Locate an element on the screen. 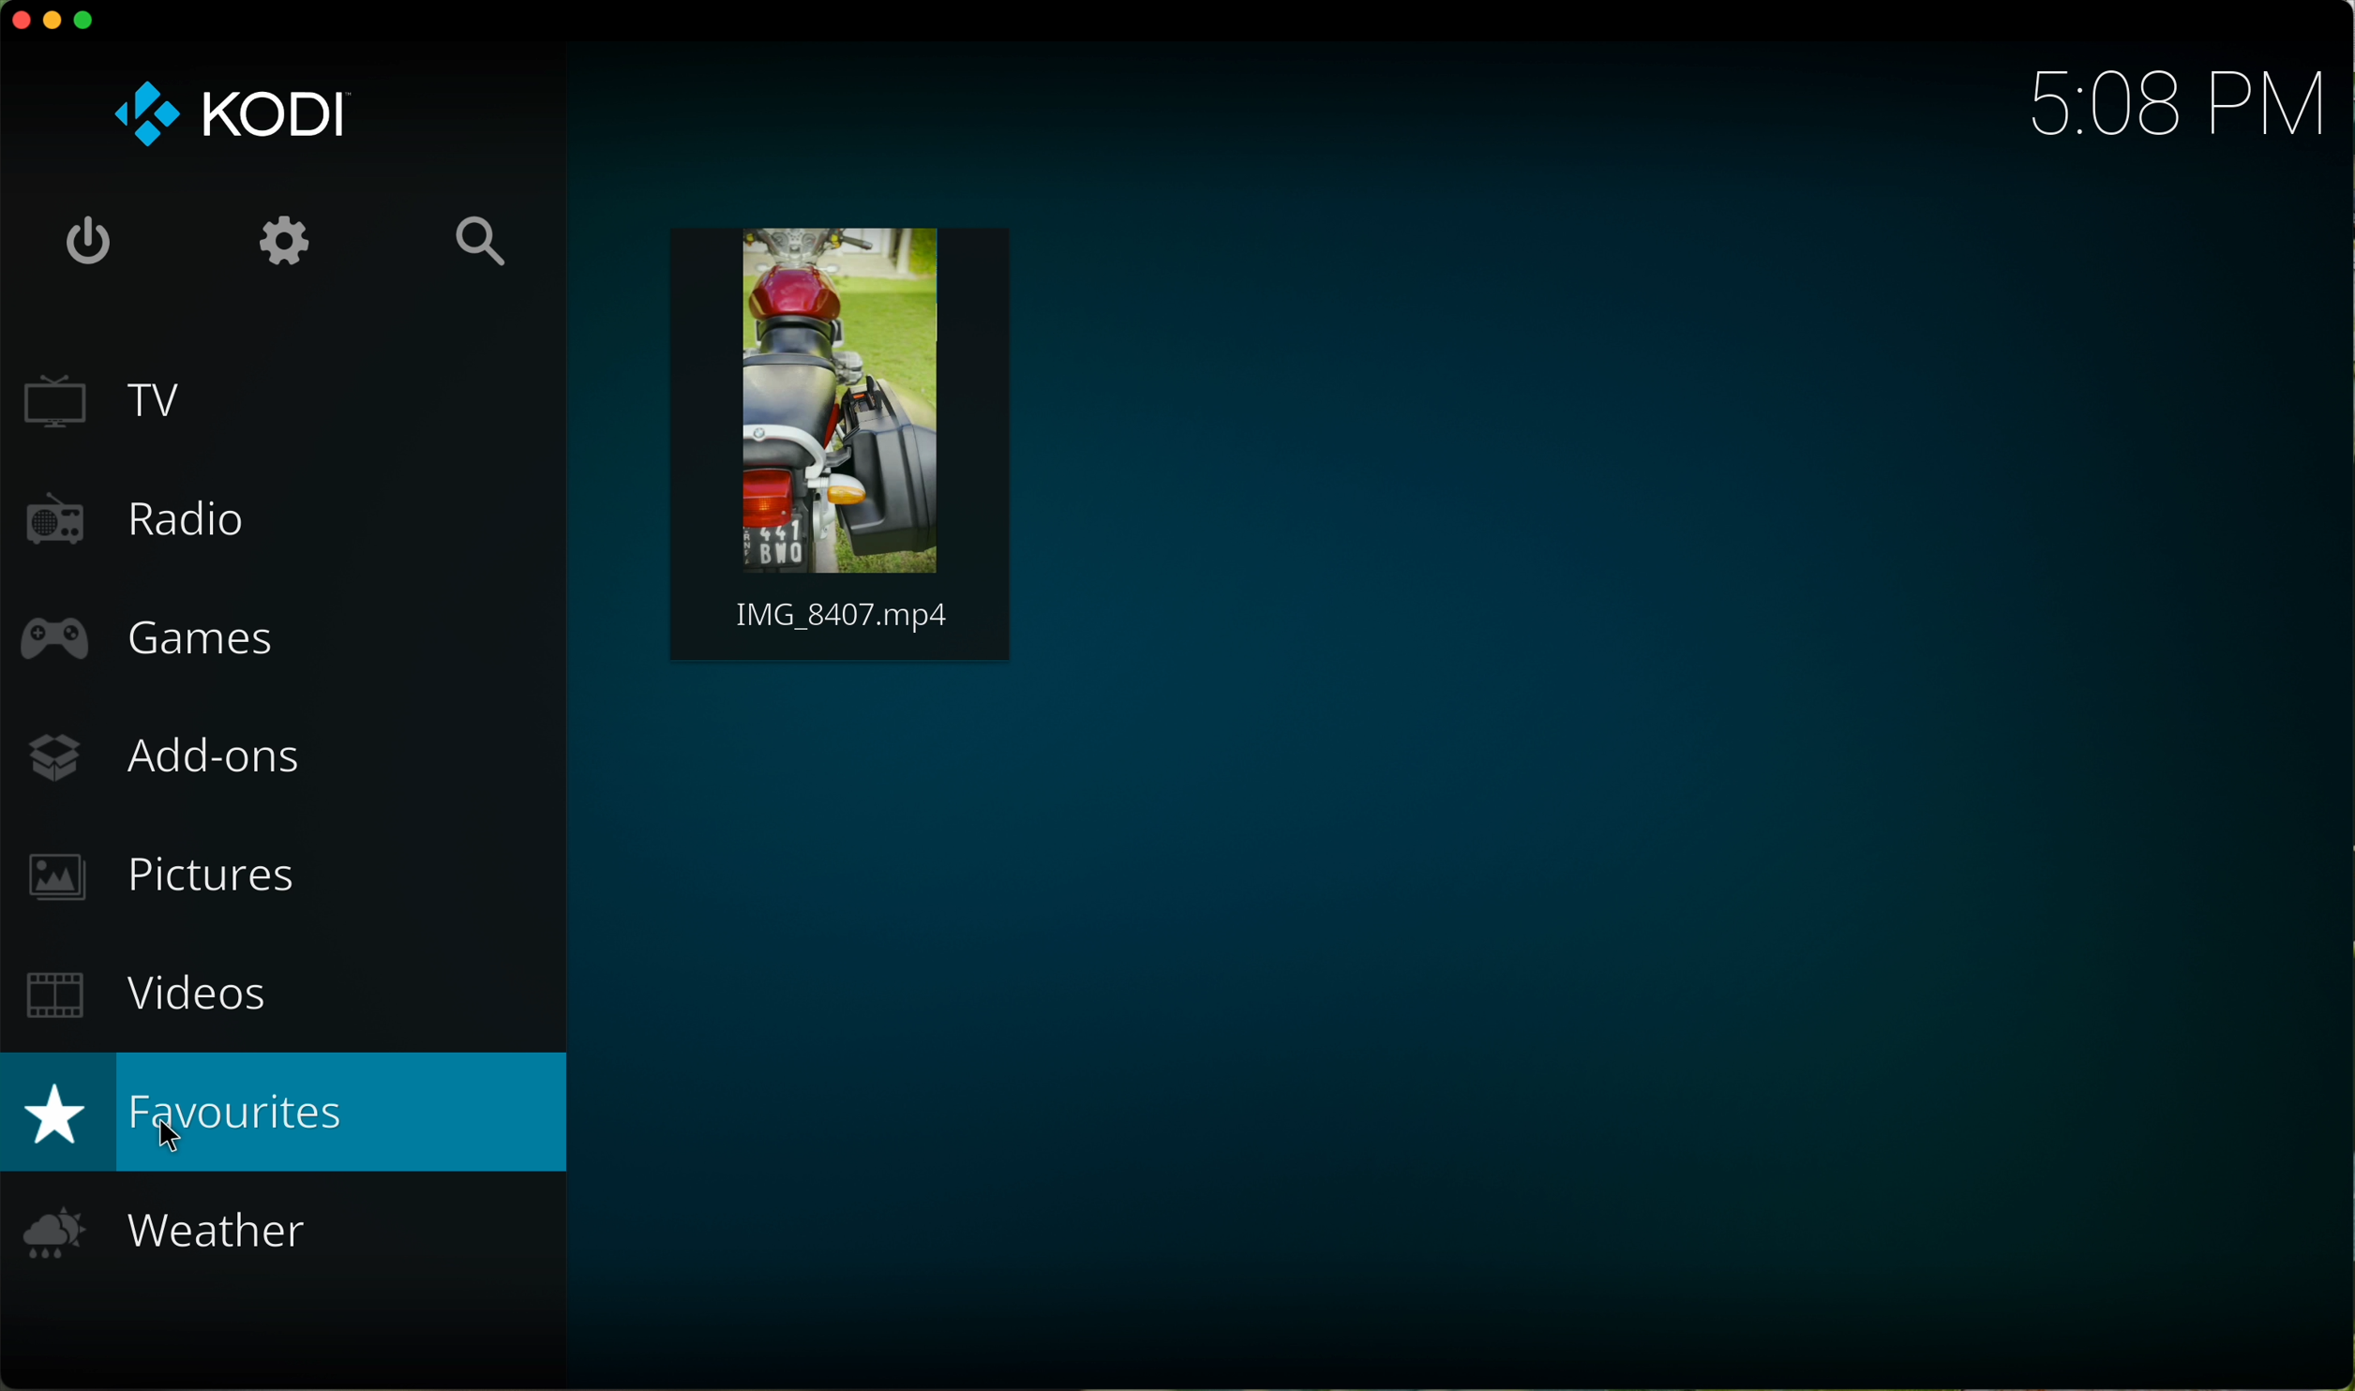 Image resolution: width=2355 pixels, height=1391 pixels. games is located at coordinates (147, 644).